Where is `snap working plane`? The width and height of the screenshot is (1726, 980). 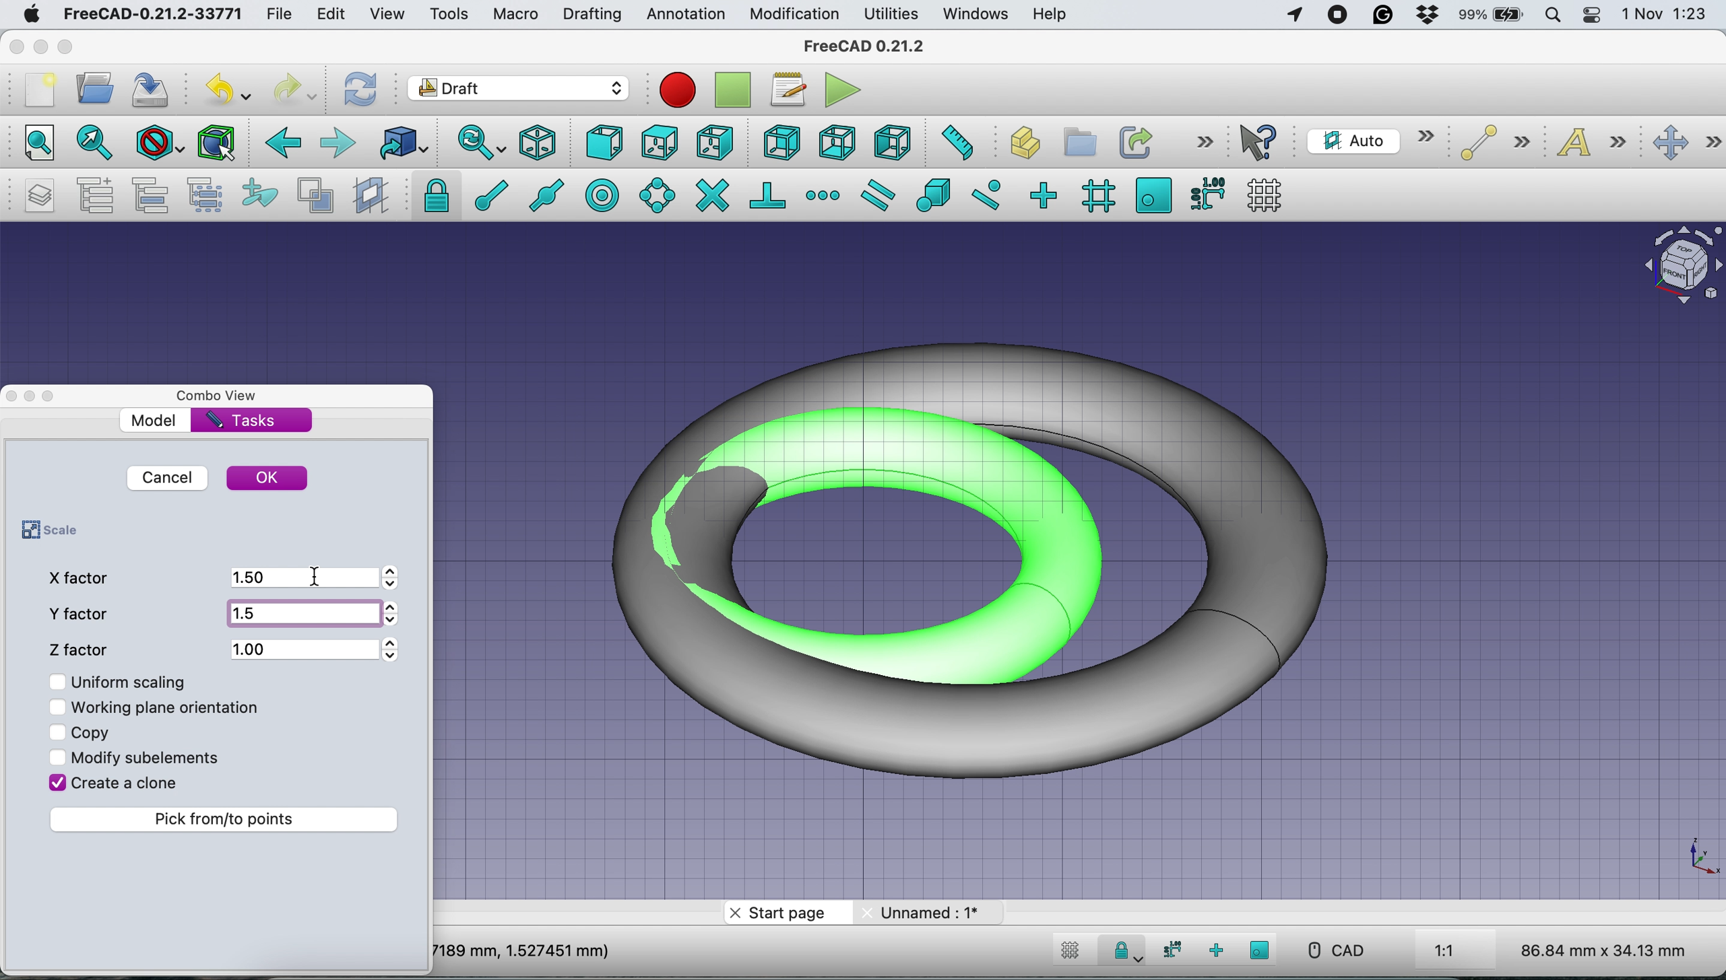 snap working plane is located at coordinates (1153, 195).